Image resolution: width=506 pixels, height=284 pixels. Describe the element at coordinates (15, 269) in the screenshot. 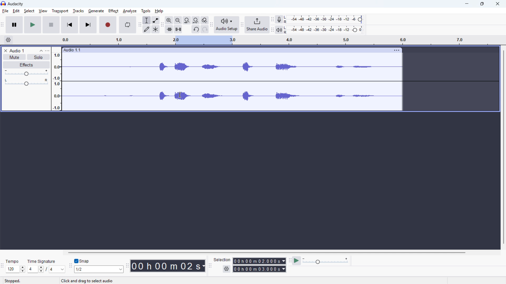

I see `Set tempo` at that location.